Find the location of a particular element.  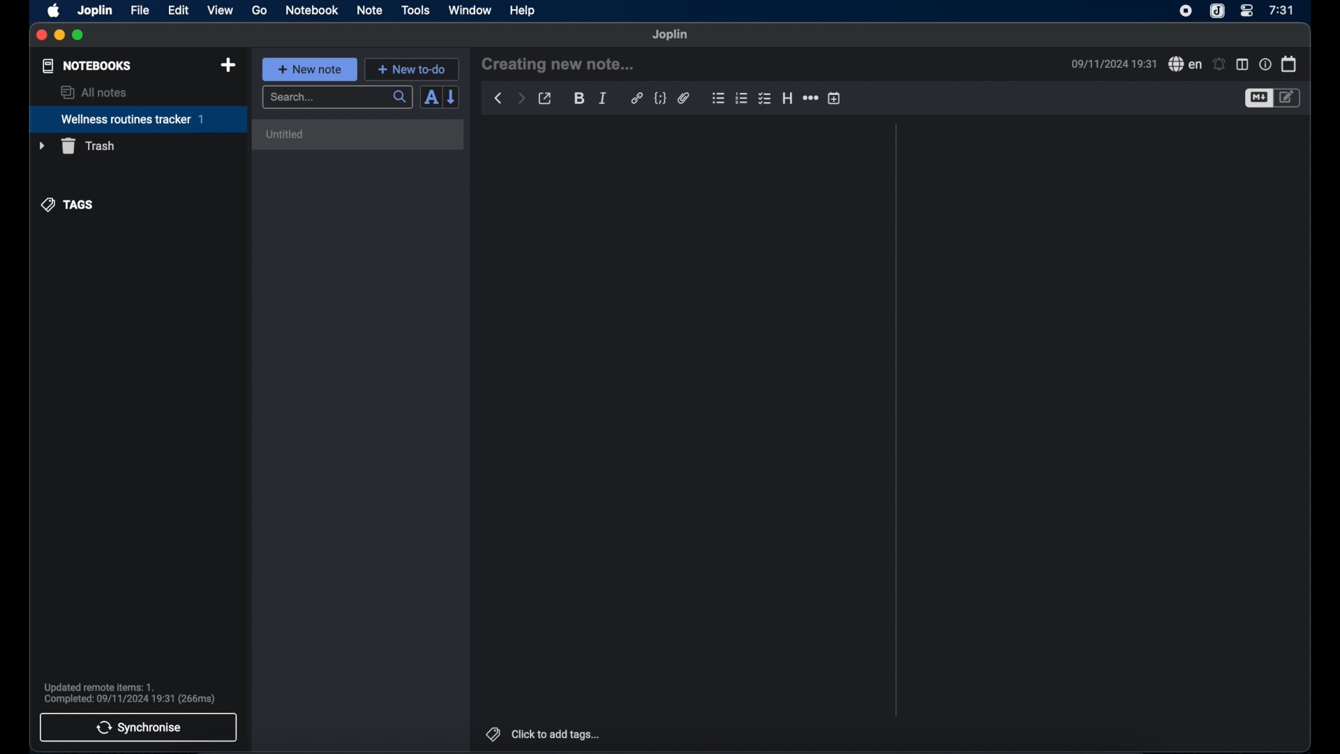

calendar is located at coordinates (1289, 64).